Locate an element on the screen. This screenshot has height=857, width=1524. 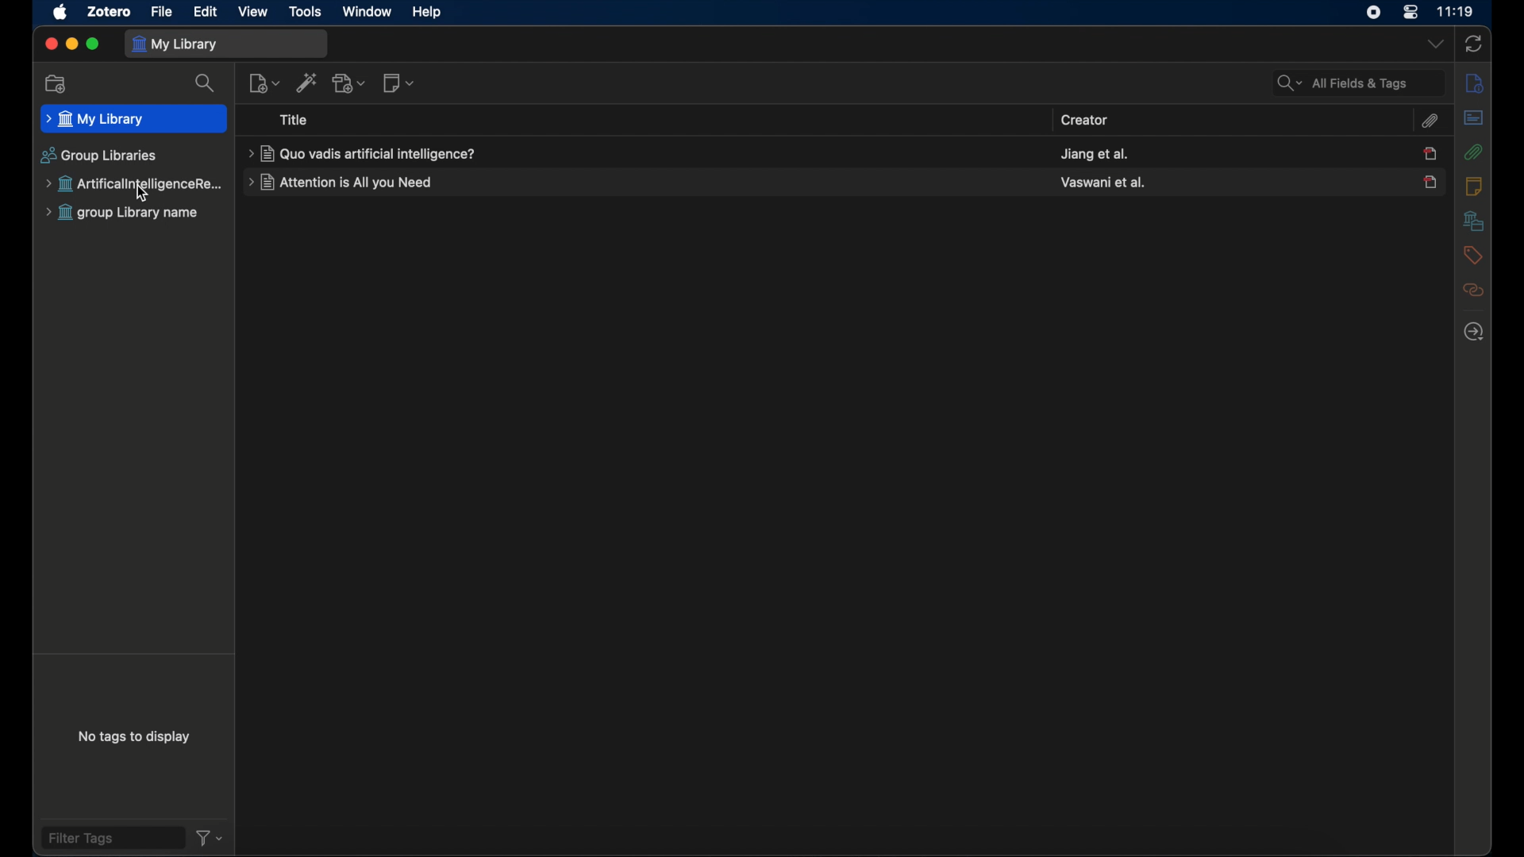
maximize is located at coordinates (93, 44).